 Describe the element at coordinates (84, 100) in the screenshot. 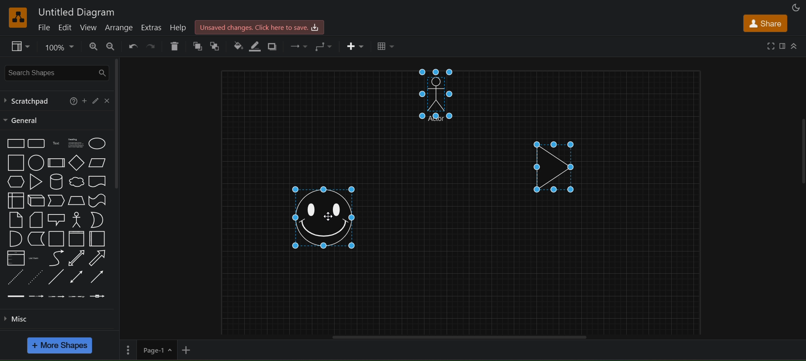

I see `add` at that location.